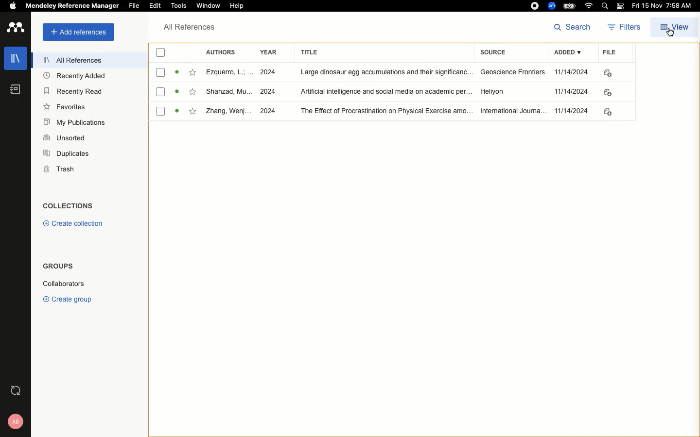 The height and width of the screenshot is (437, 700). Describe the element at coordinates (269, 91) in the screenshot. I see `2024` at that location.